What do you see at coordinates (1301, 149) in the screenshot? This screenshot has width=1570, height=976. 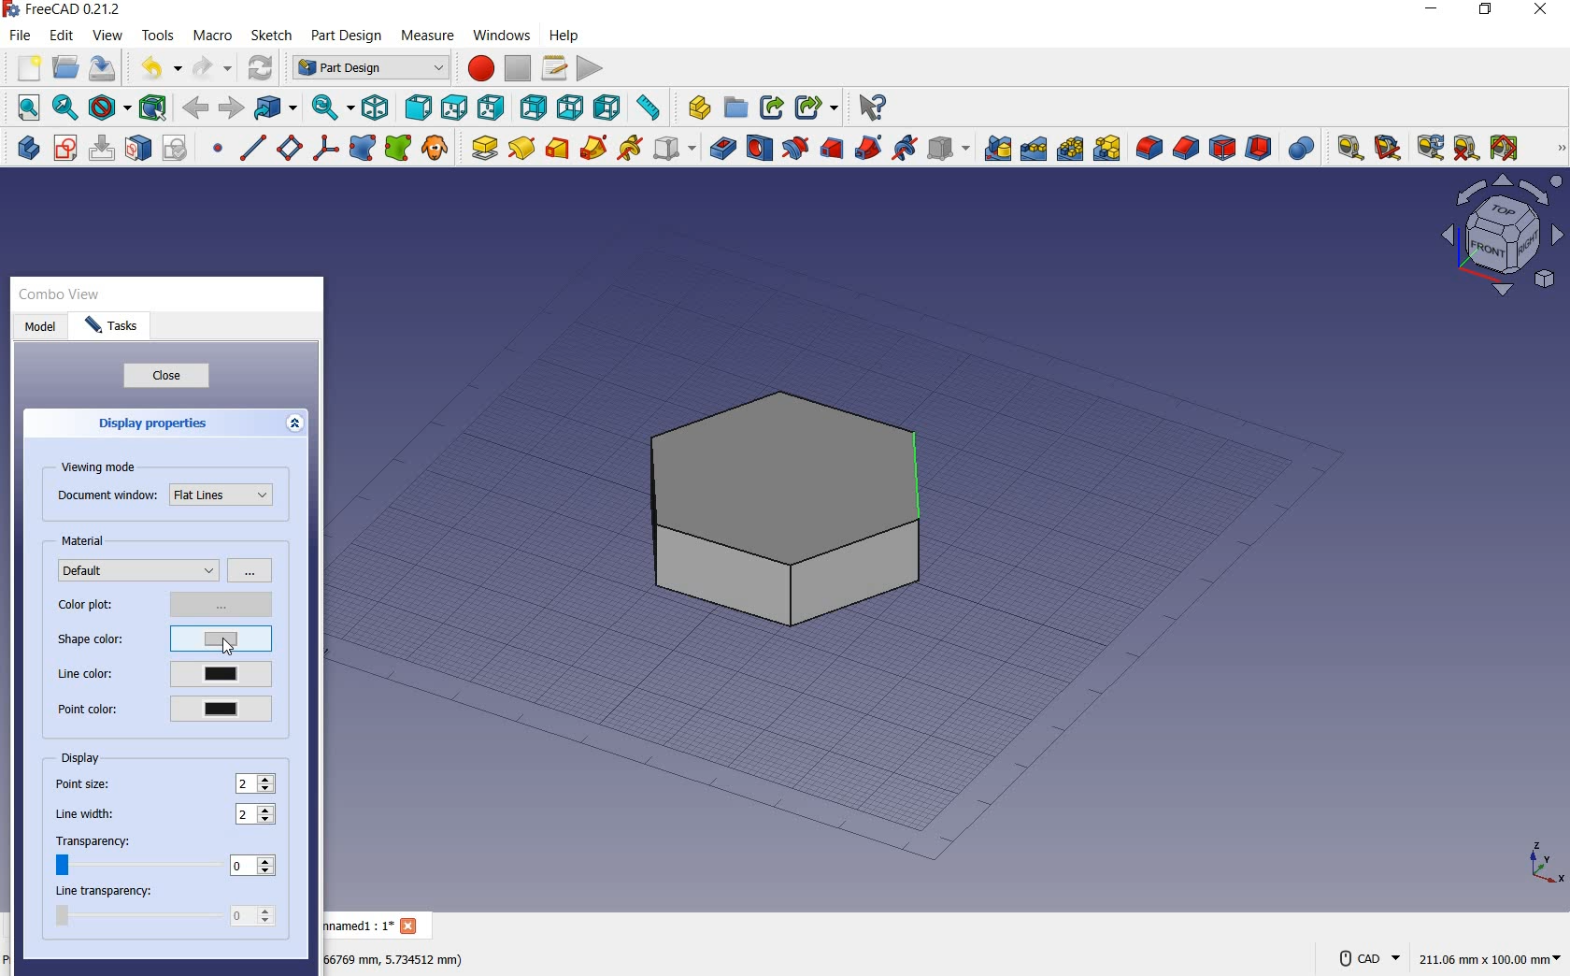 I see `Boolean Operation` at bounding box center [1301, 149].